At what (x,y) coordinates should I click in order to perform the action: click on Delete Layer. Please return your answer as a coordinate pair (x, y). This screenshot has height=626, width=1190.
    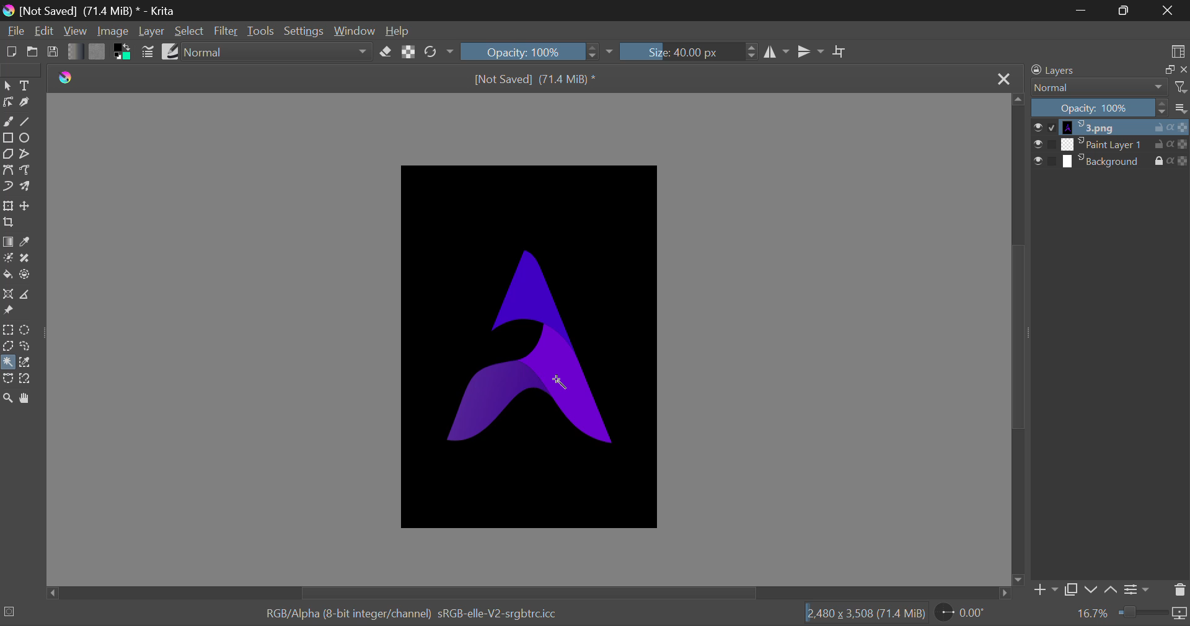
    Looking at the image, I should click on (1176, 590).